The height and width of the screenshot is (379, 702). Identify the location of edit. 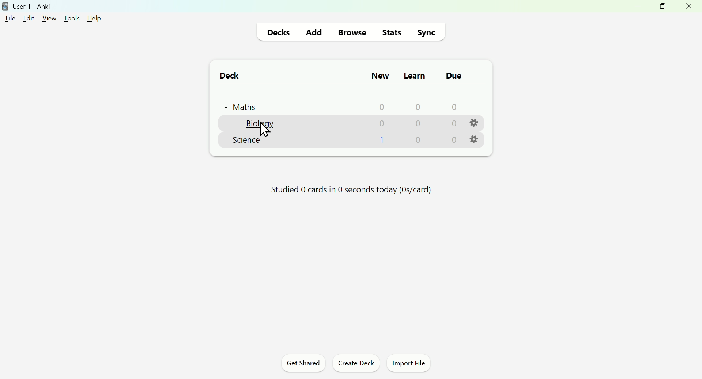
(29, 18).